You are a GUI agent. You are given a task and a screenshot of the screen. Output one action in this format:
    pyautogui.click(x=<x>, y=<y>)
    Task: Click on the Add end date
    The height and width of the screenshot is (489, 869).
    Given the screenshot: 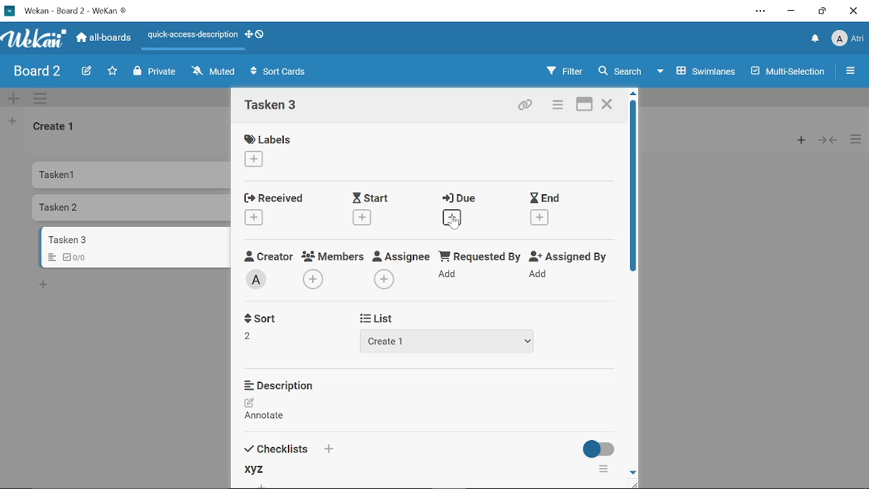 What is the action you would take?
    pyautogui.click(x=540, y=218)
    